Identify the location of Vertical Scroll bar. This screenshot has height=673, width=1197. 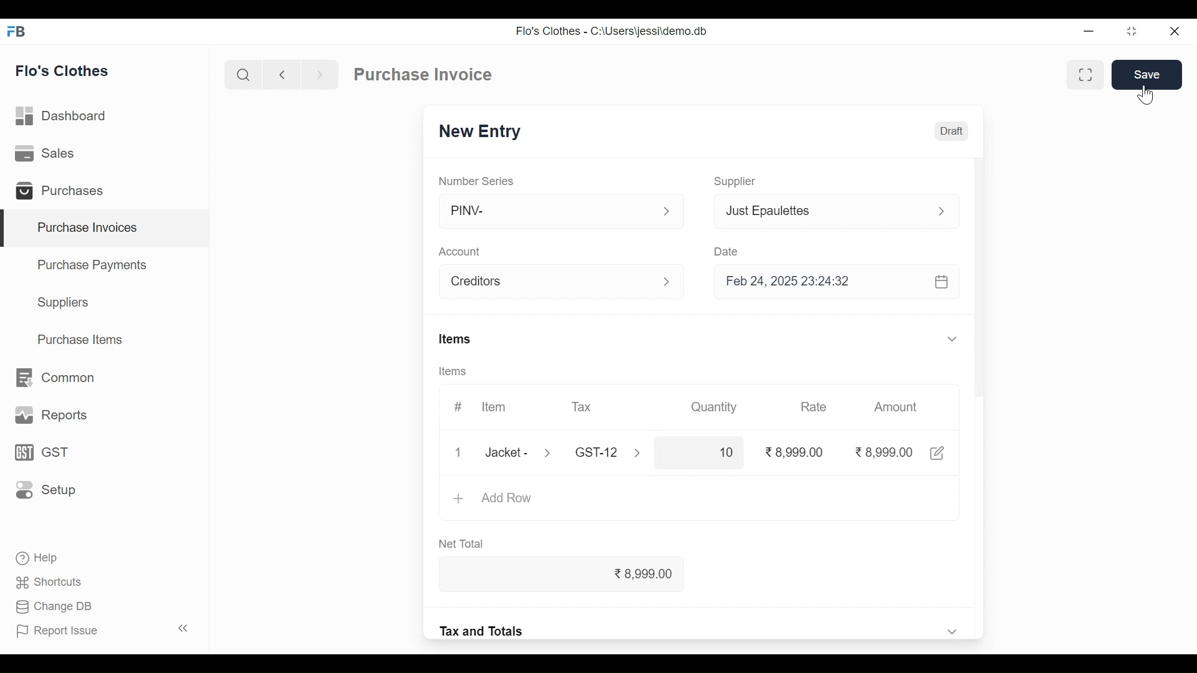
(984, 341).